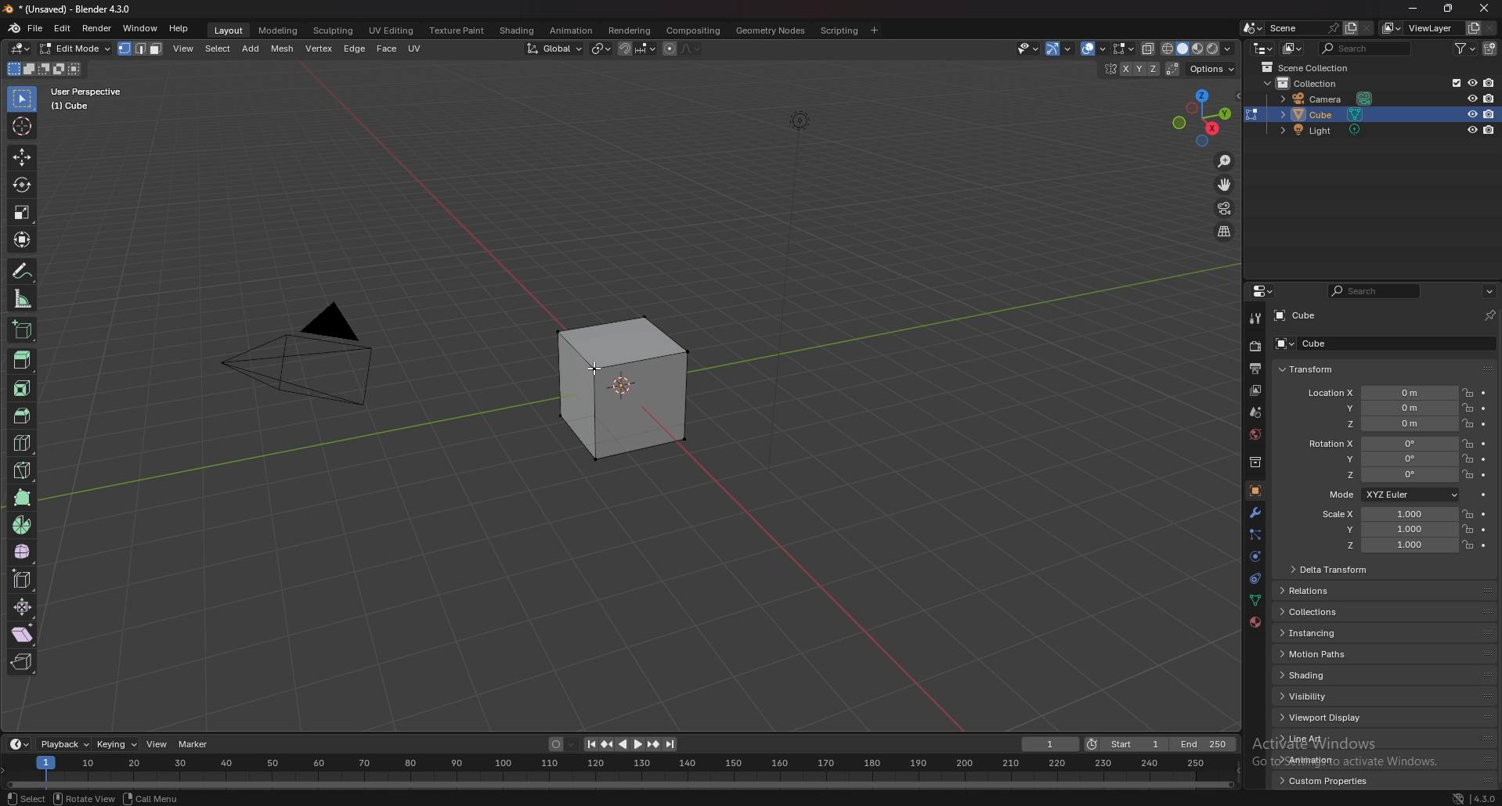 The image size is (1502, 806). I want to click on options, so click(1489, 291).